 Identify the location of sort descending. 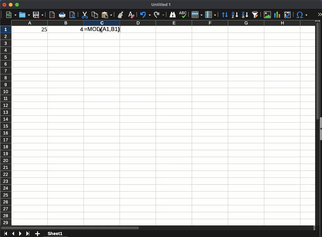
(245, 15).